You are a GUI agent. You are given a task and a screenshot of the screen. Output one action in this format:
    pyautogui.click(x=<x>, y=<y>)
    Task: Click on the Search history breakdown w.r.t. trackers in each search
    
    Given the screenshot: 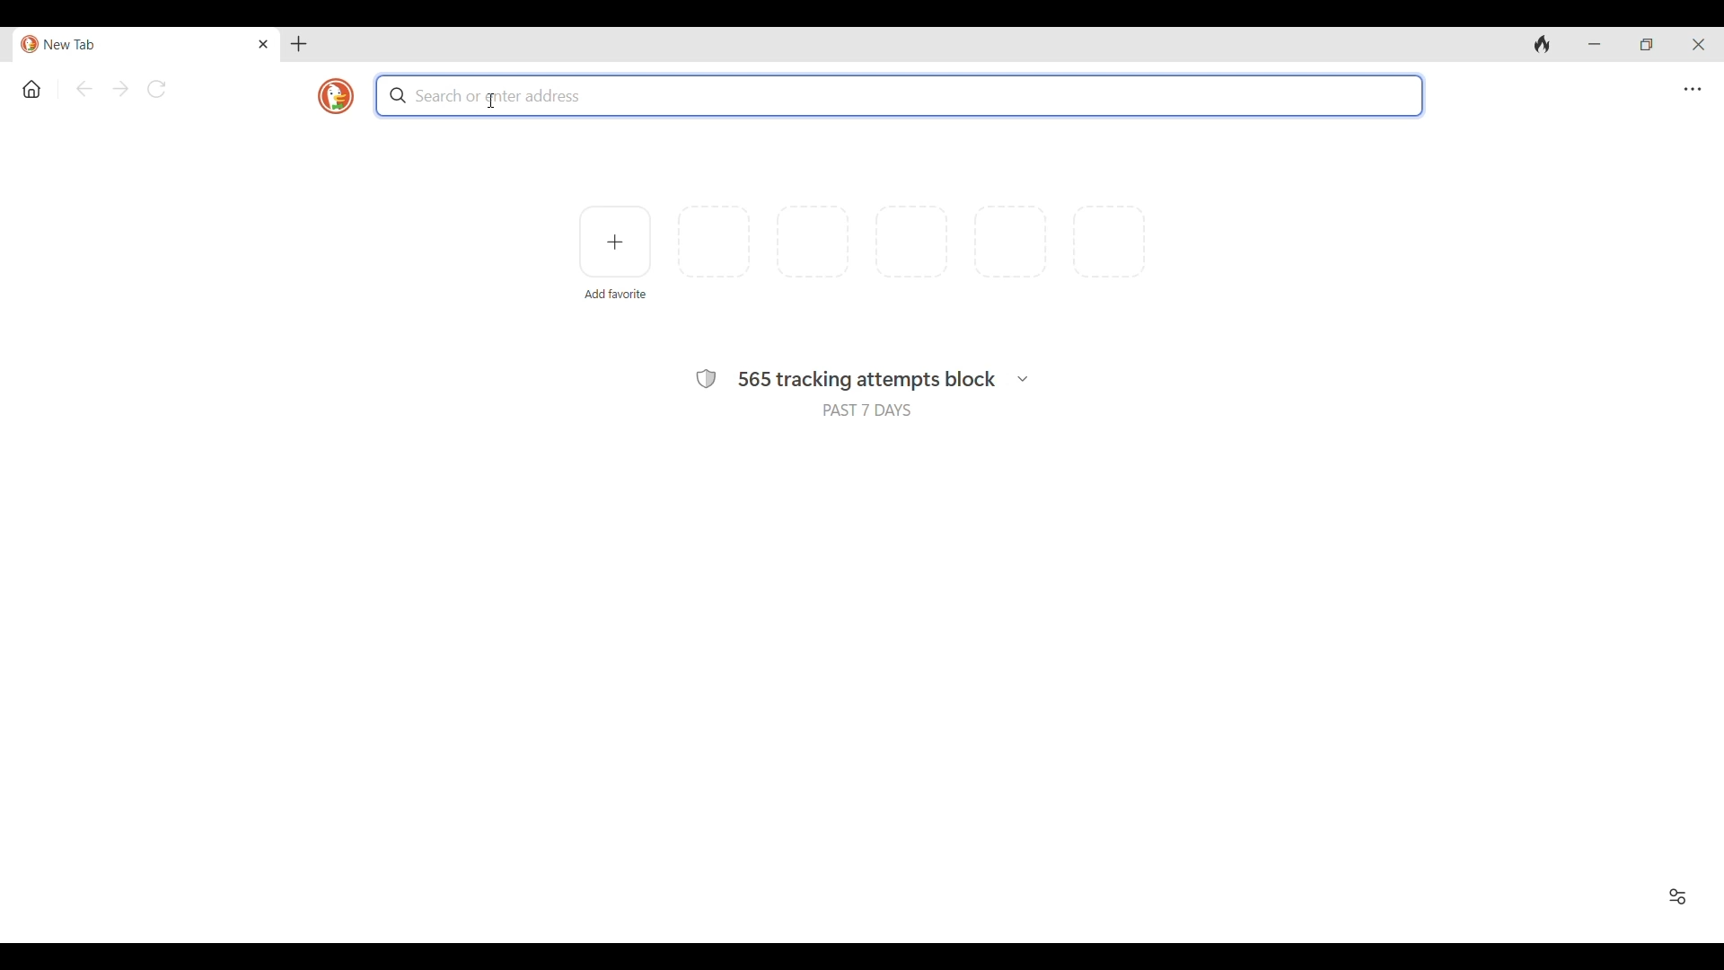 What is the action you would take?
    pyautogui.click(x=1023, y=379)
    